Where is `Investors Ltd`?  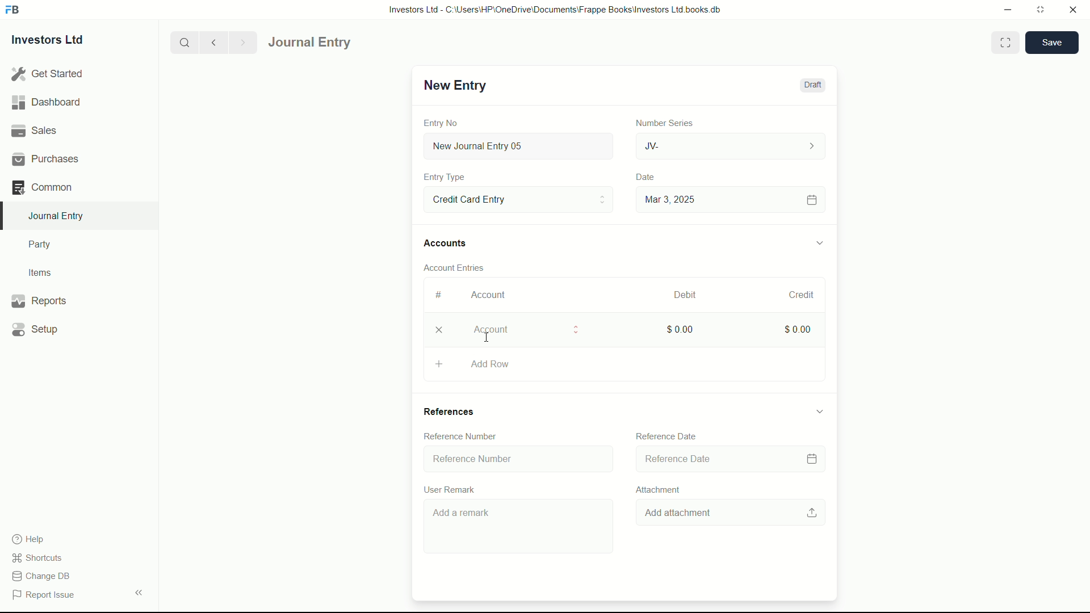 Investors Ltd is located at coordinates (58, 41).